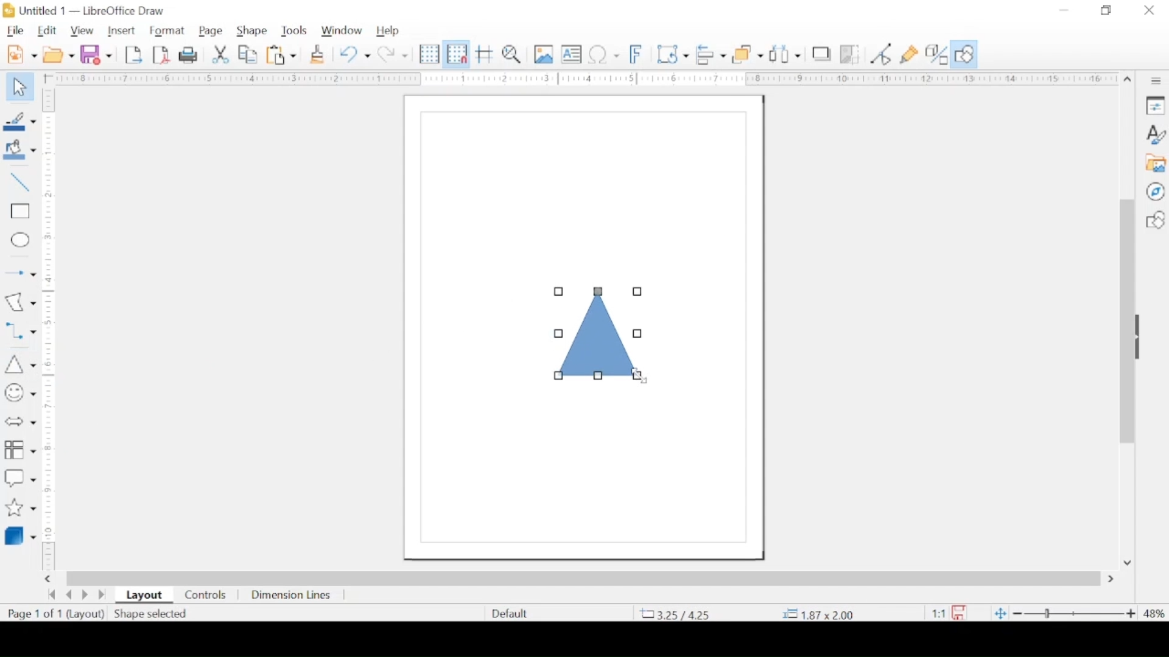 This screenshot has height=657, width=1169. I want to click on untitled 1 - libreoffice draw, so click(88, 10).